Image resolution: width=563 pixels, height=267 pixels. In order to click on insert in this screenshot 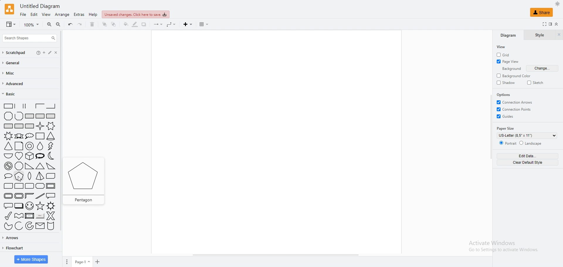, I will do `click(189, 24)`.